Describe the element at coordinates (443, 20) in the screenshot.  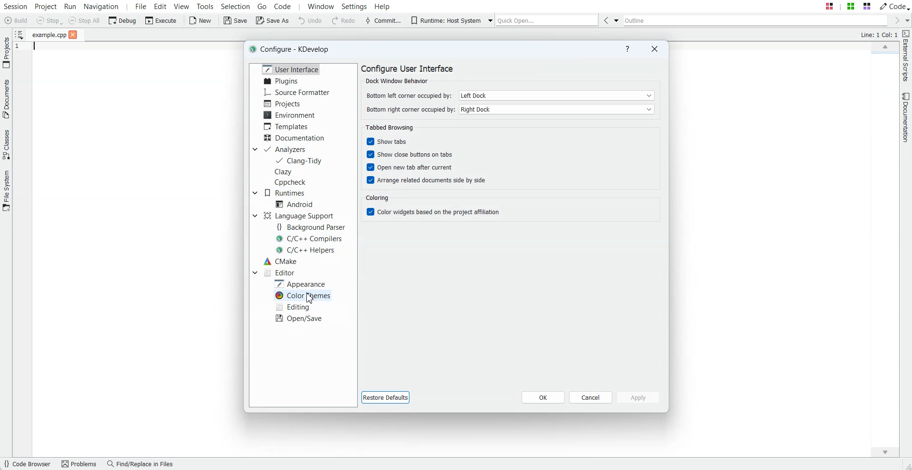
I see `Runtime: Host System` at that location.